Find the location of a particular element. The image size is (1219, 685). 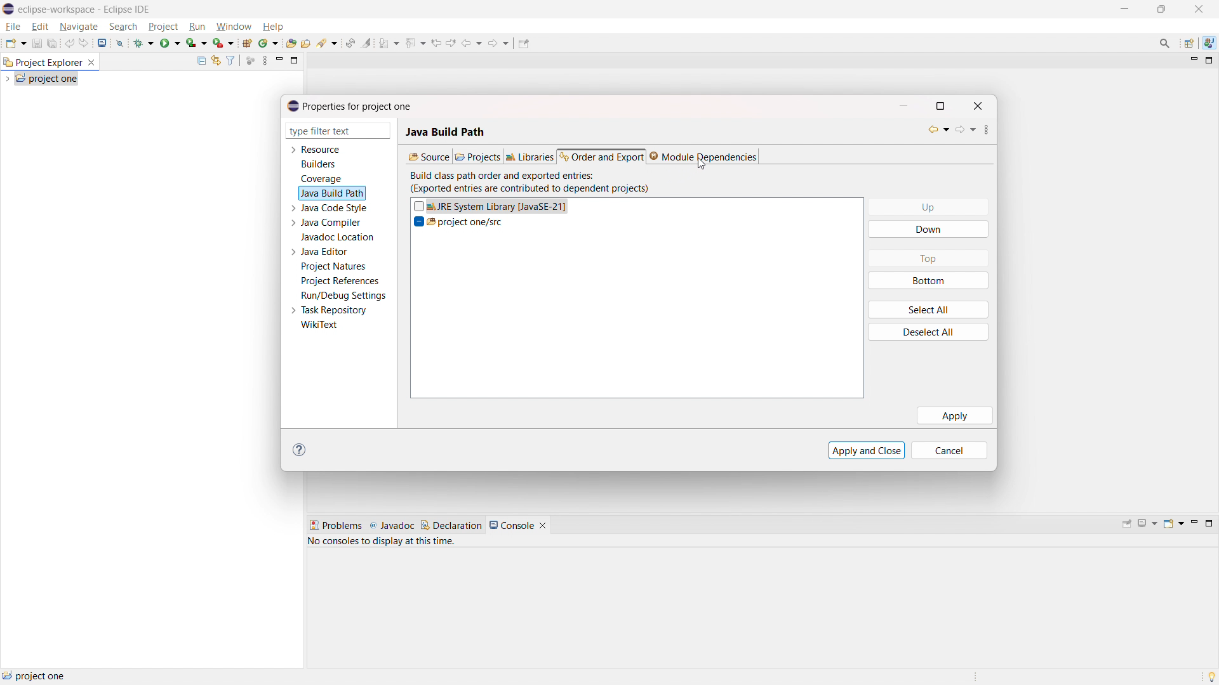

new is located at coordinates (15, 42).